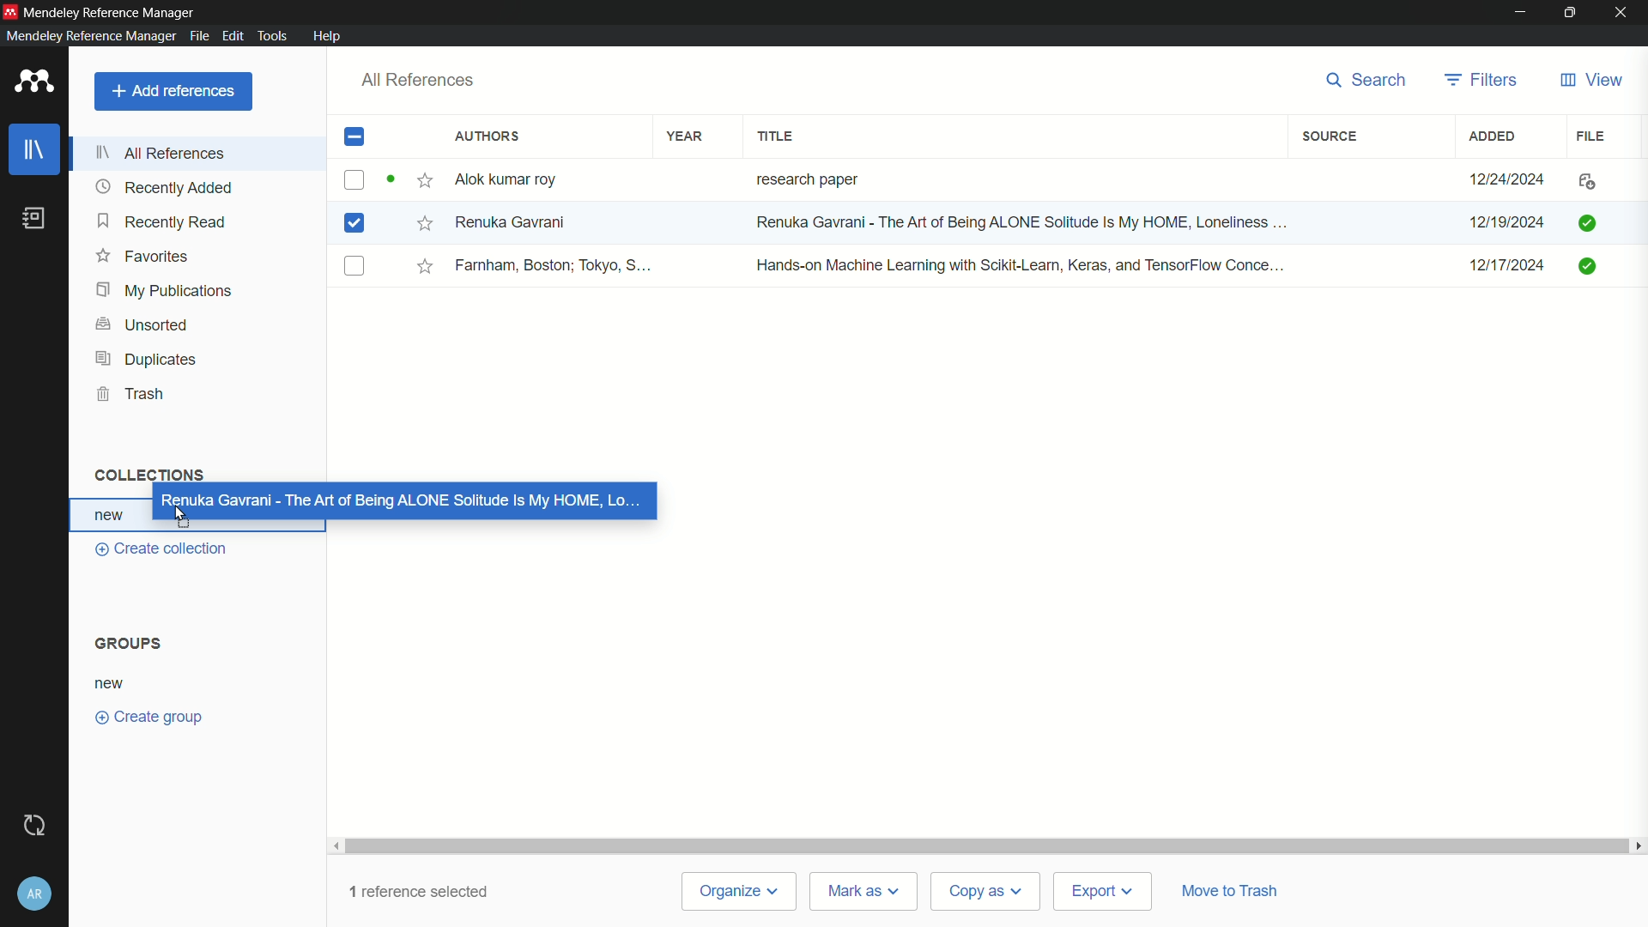 This screenshot has height=927, width=1648. I want to click on move to trash, so click(1234, 891).